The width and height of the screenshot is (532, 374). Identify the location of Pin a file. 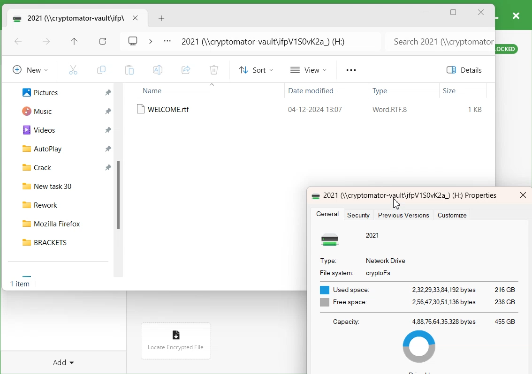
(109, 130).